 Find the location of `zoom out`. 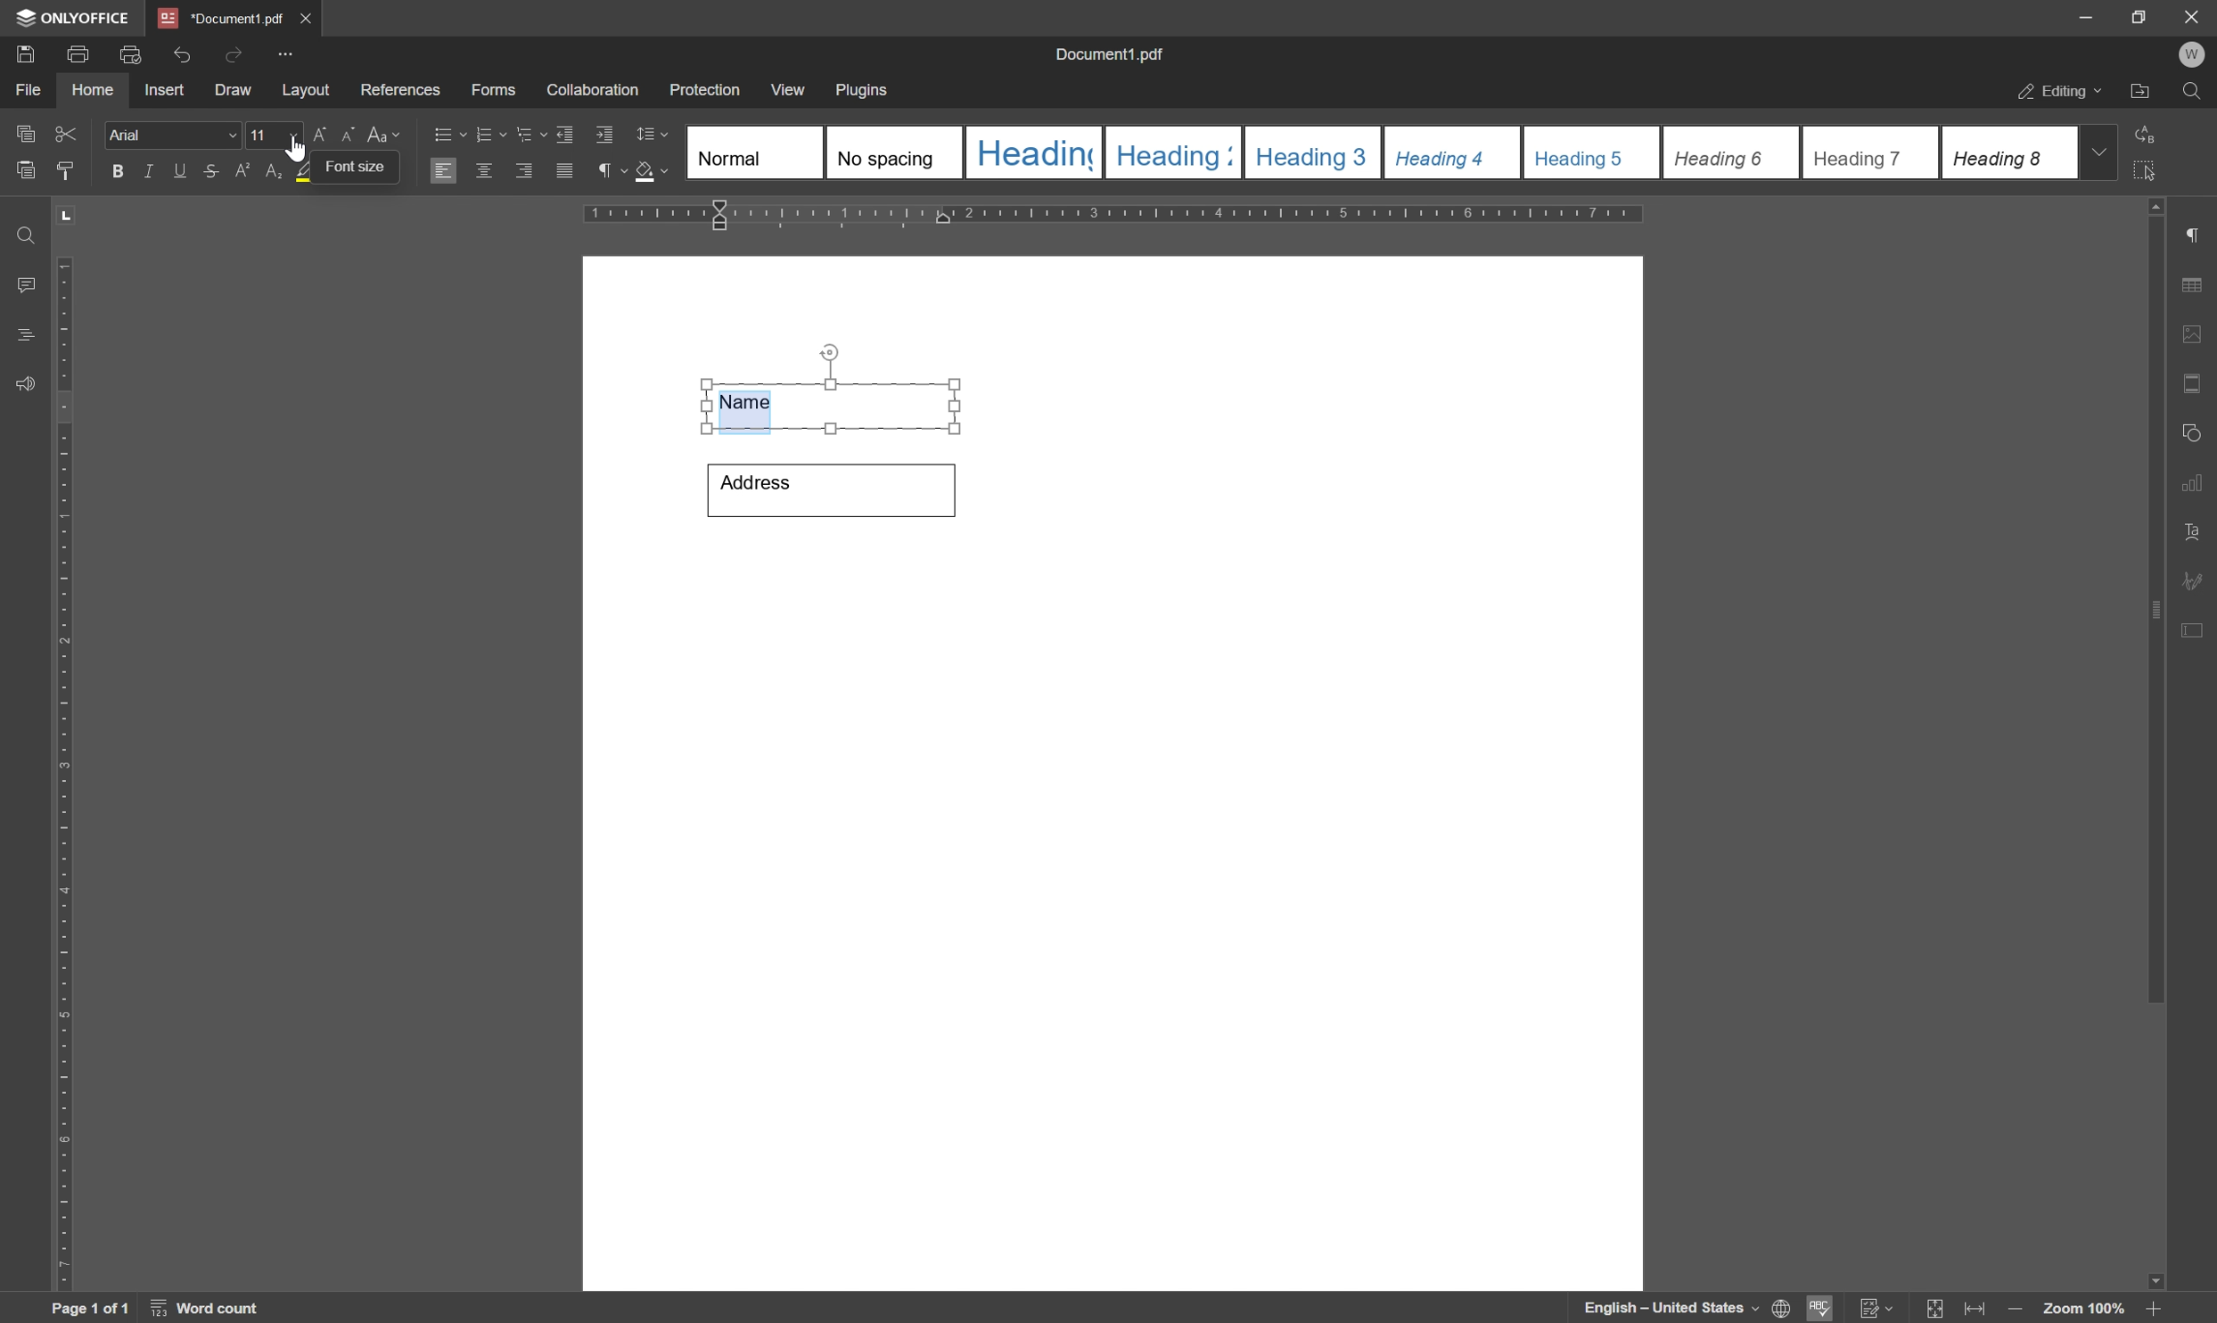

zoom out is located at coordinates (2019, 1311).